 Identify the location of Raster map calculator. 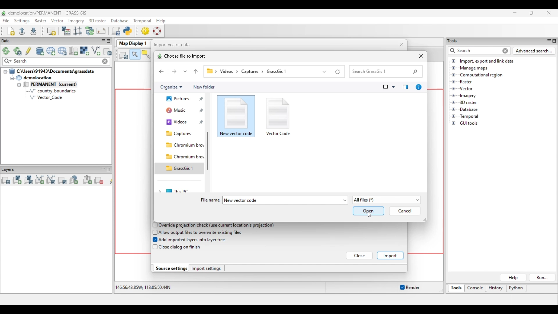
(66, 31).